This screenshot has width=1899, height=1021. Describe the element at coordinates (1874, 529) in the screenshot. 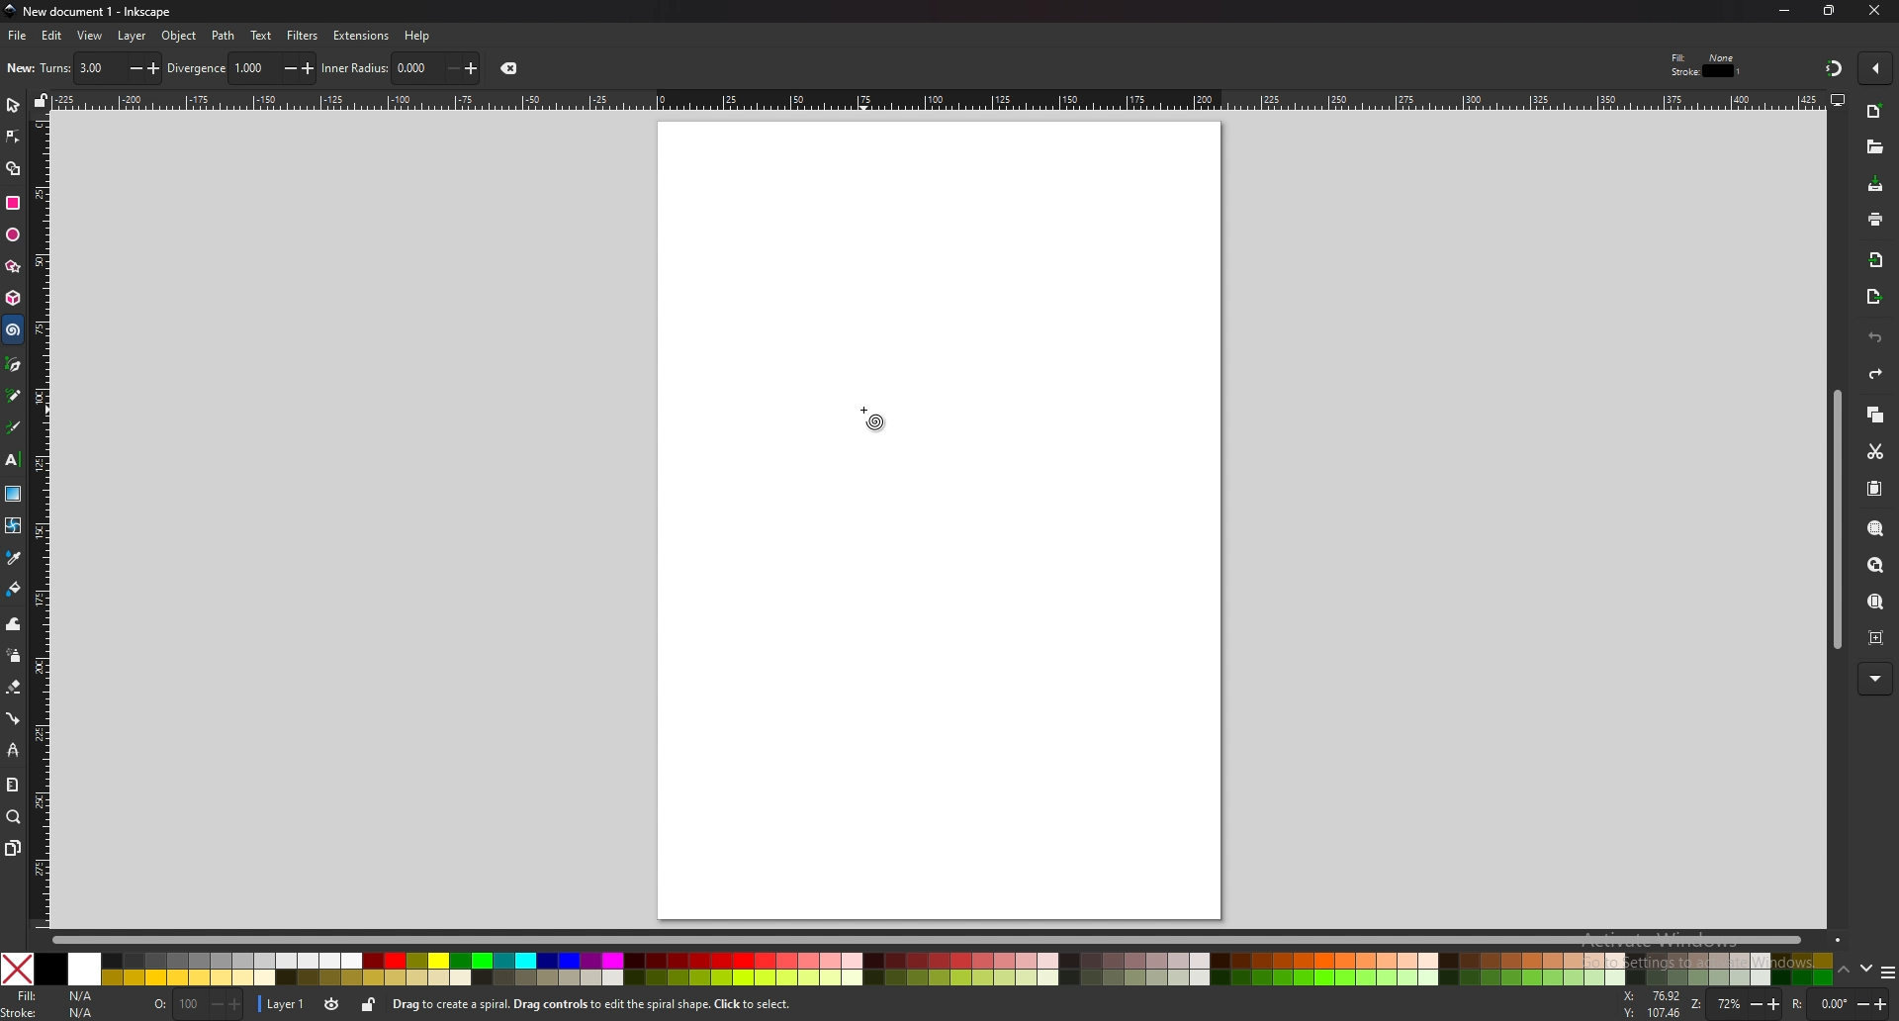

I see `zoom selection` at that location.